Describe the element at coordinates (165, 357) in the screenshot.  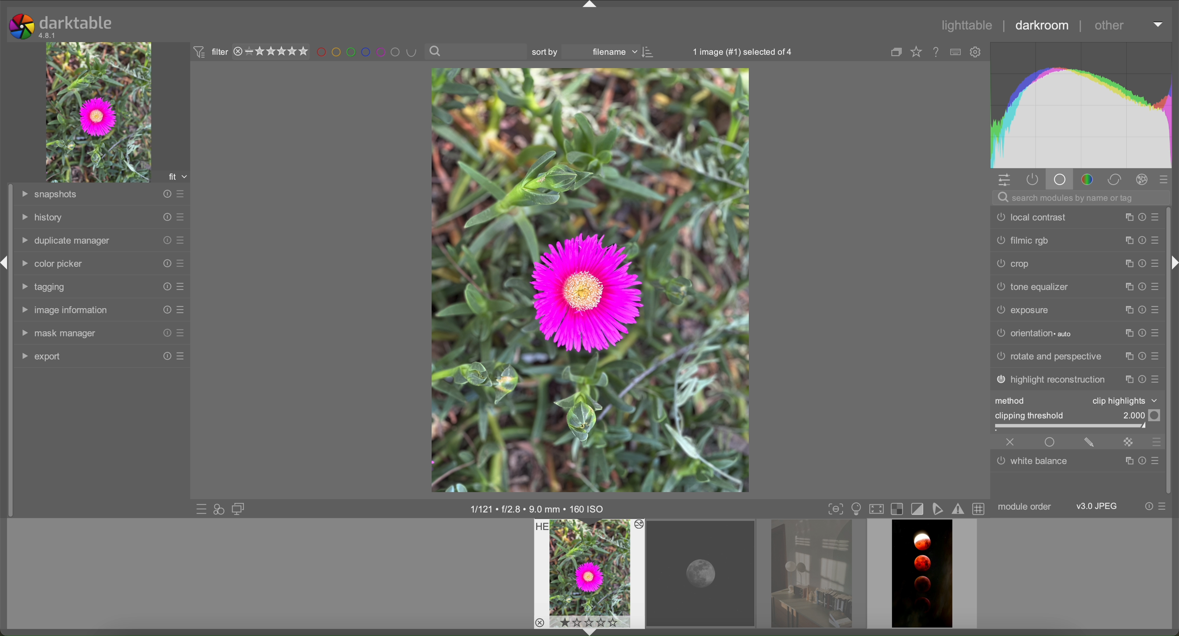
I see `reset presets` at that location.